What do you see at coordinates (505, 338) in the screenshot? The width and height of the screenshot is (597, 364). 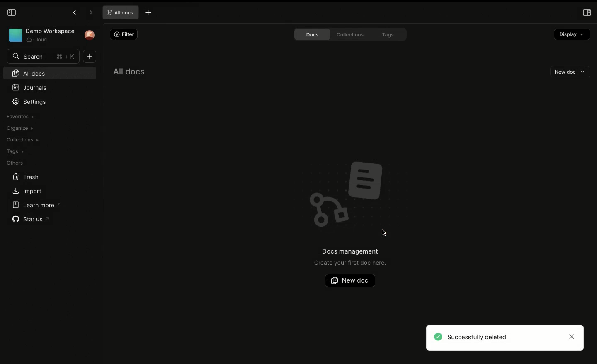 I see `Successfully deleted` at bounding box center [505, 338].